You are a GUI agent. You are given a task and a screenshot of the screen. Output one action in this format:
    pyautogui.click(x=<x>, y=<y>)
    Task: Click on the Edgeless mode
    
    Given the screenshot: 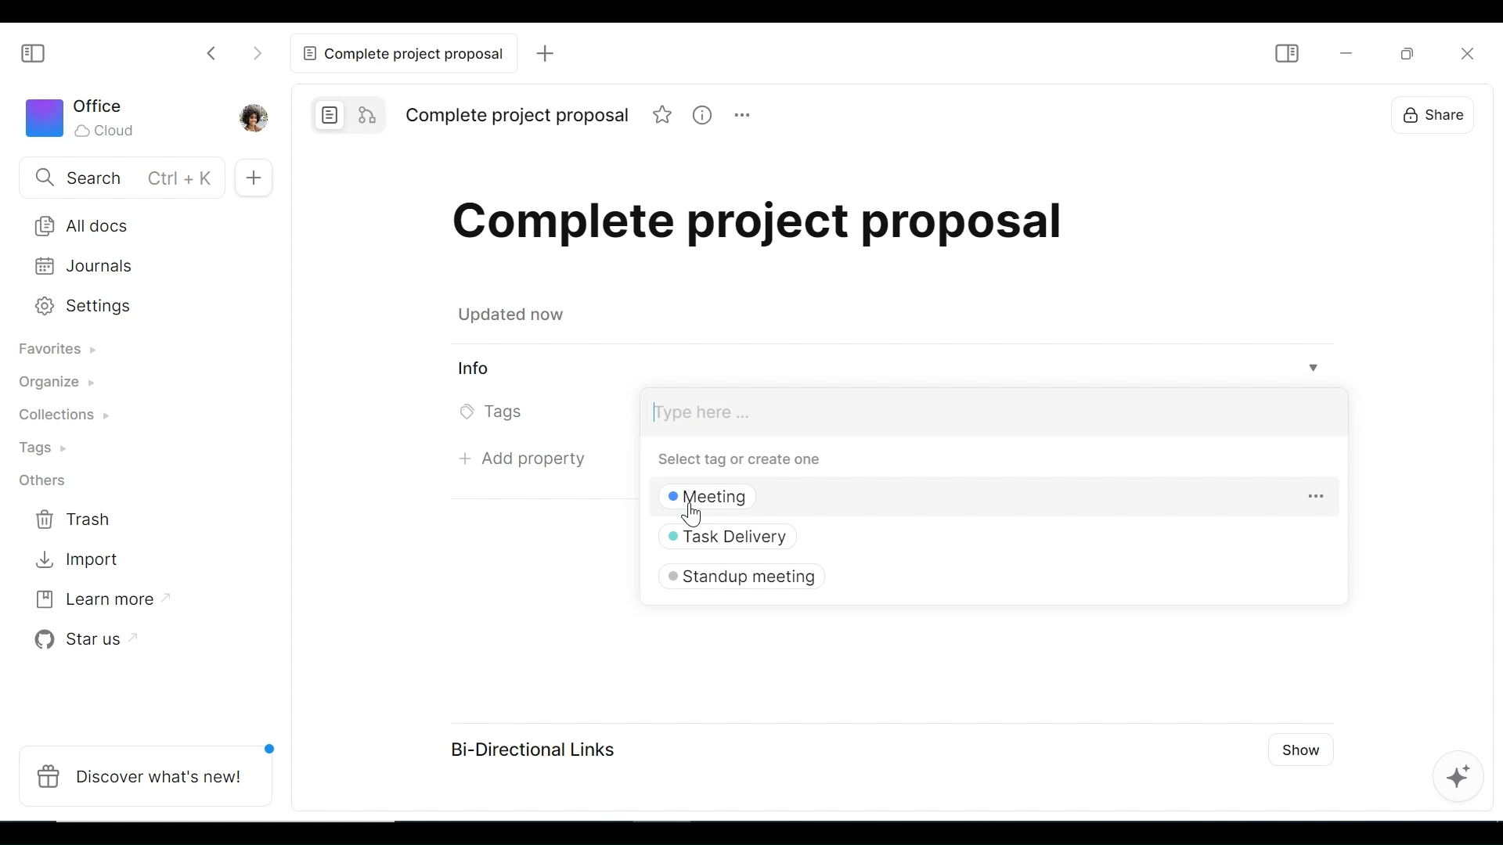 What is the action you would take?
    pyautogui.click(x=369, y=115)
    